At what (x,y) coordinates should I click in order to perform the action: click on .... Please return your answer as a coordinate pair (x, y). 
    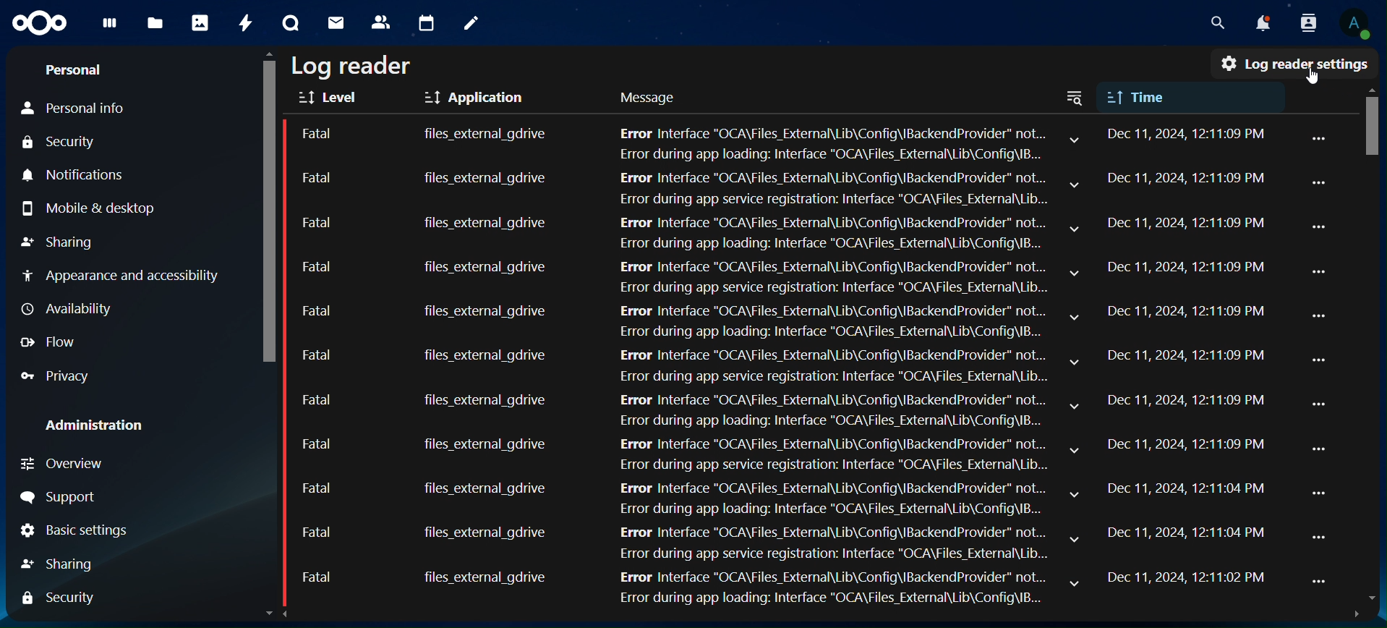
    Looking at the image, I should click on (1318, 492).